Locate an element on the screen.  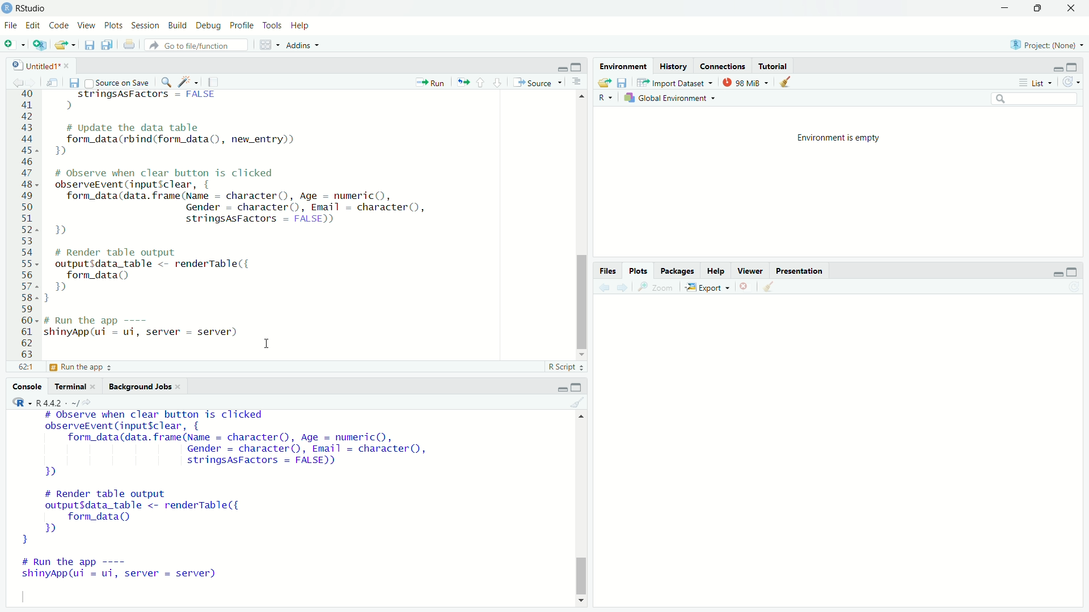
98 MiB is located at coordinates (748, 82).